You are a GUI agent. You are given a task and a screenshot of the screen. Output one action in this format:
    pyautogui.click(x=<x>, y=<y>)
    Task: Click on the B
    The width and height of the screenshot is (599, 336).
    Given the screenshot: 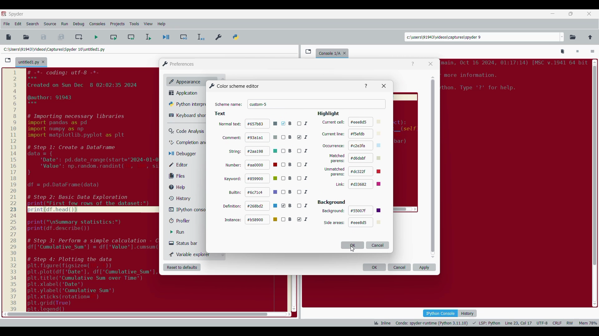 What is the action you would take?
    pyautogui.click(x=288, y=138)
    